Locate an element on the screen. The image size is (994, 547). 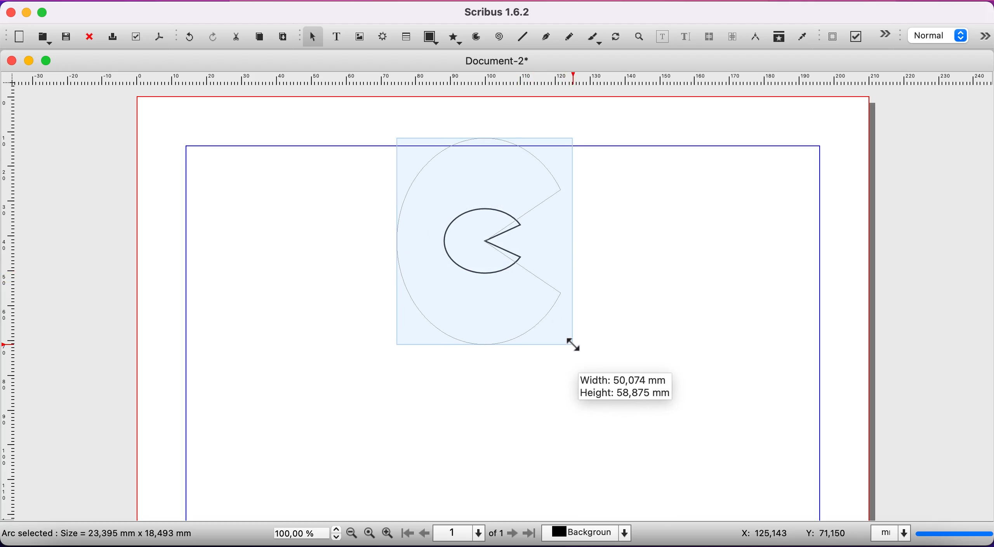
redo is located at coordinates (214, 38).